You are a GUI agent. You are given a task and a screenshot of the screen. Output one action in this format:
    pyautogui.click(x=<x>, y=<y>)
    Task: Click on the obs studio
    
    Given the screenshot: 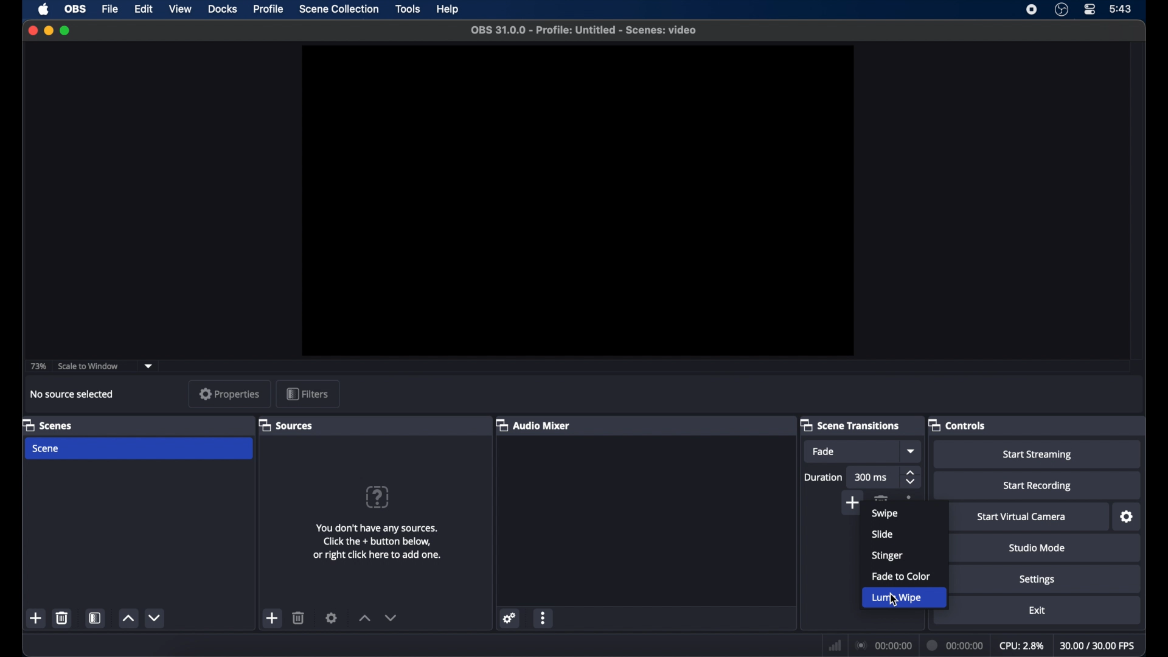 What is the action you would take?
    pyautogui.click(x=1062, y=10)
    